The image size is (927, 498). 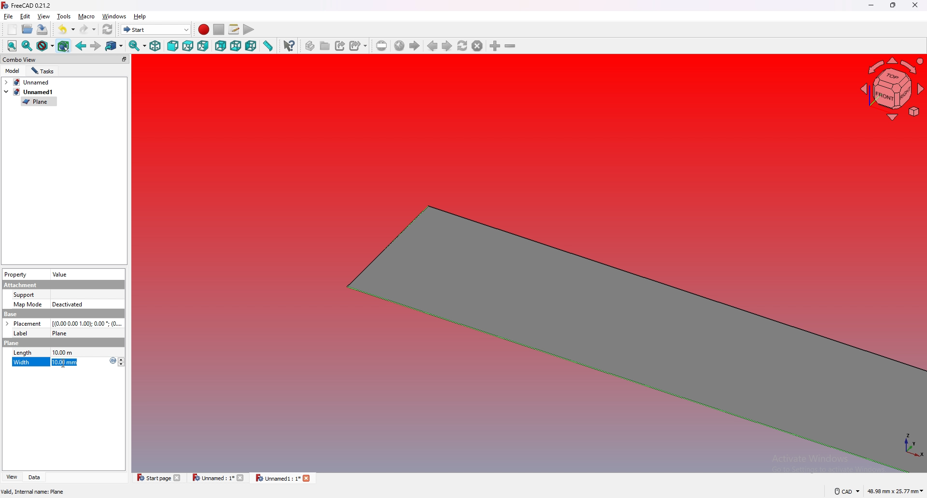 What do you see at coordinates (13, 29) in the screenshot?
I see `new` at bounding box center [13, 29].